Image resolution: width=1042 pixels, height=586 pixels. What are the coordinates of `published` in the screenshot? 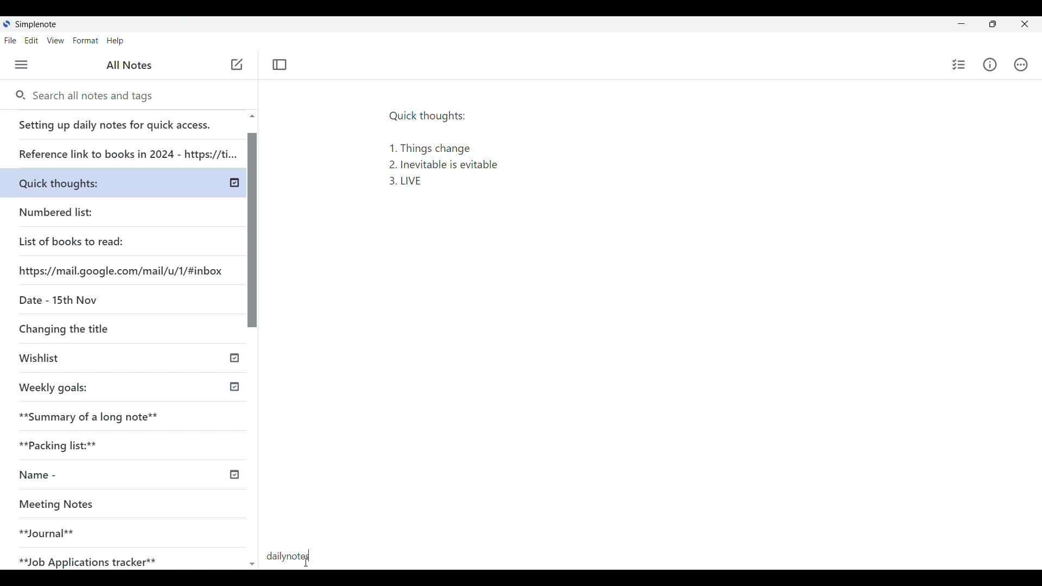 It's located at (233, 475).